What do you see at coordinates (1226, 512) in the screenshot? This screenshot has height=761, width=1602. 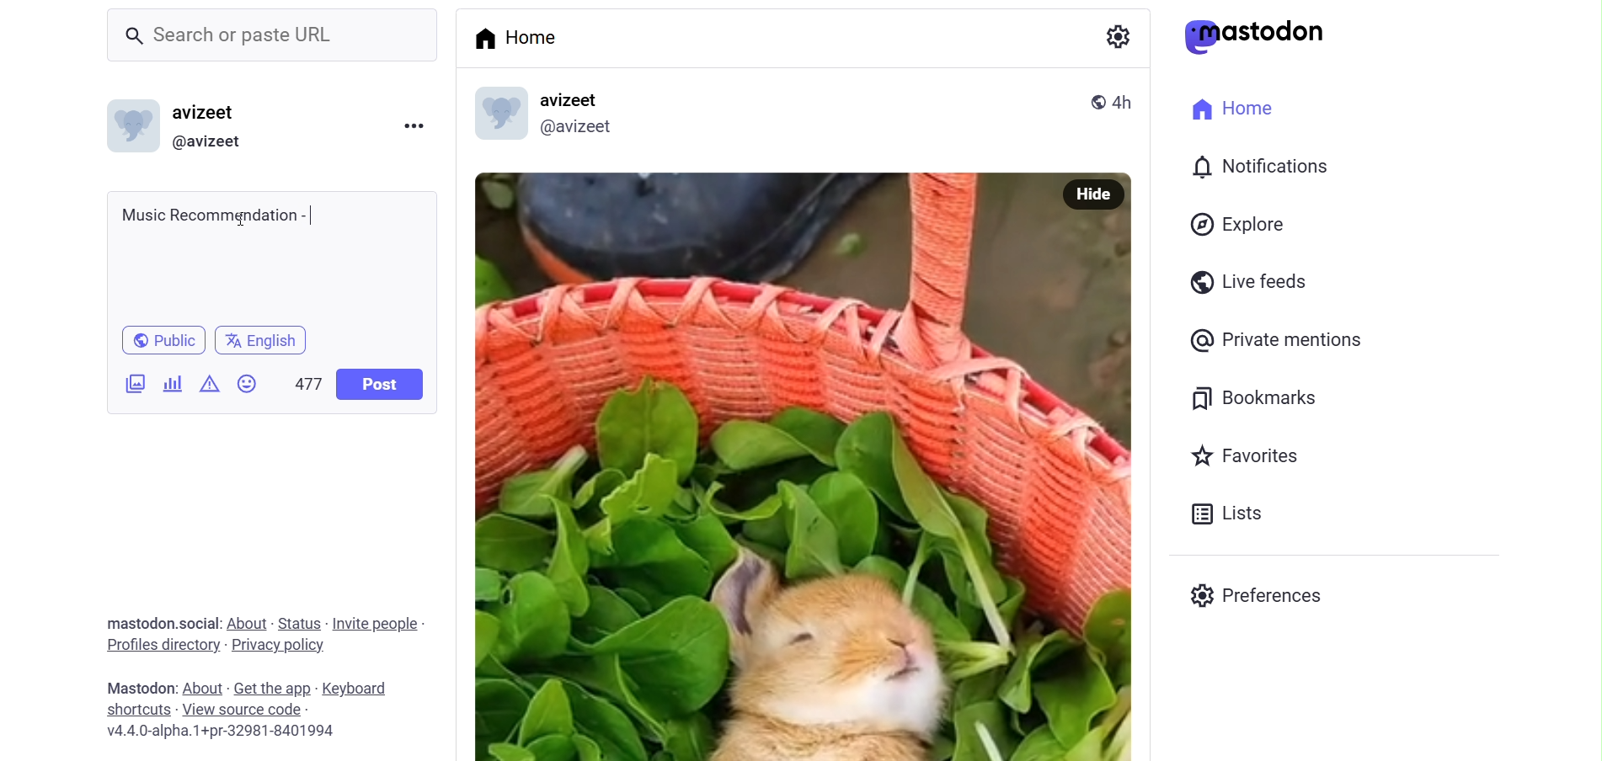 I see `Lists` at bounding box center [1226, 512].